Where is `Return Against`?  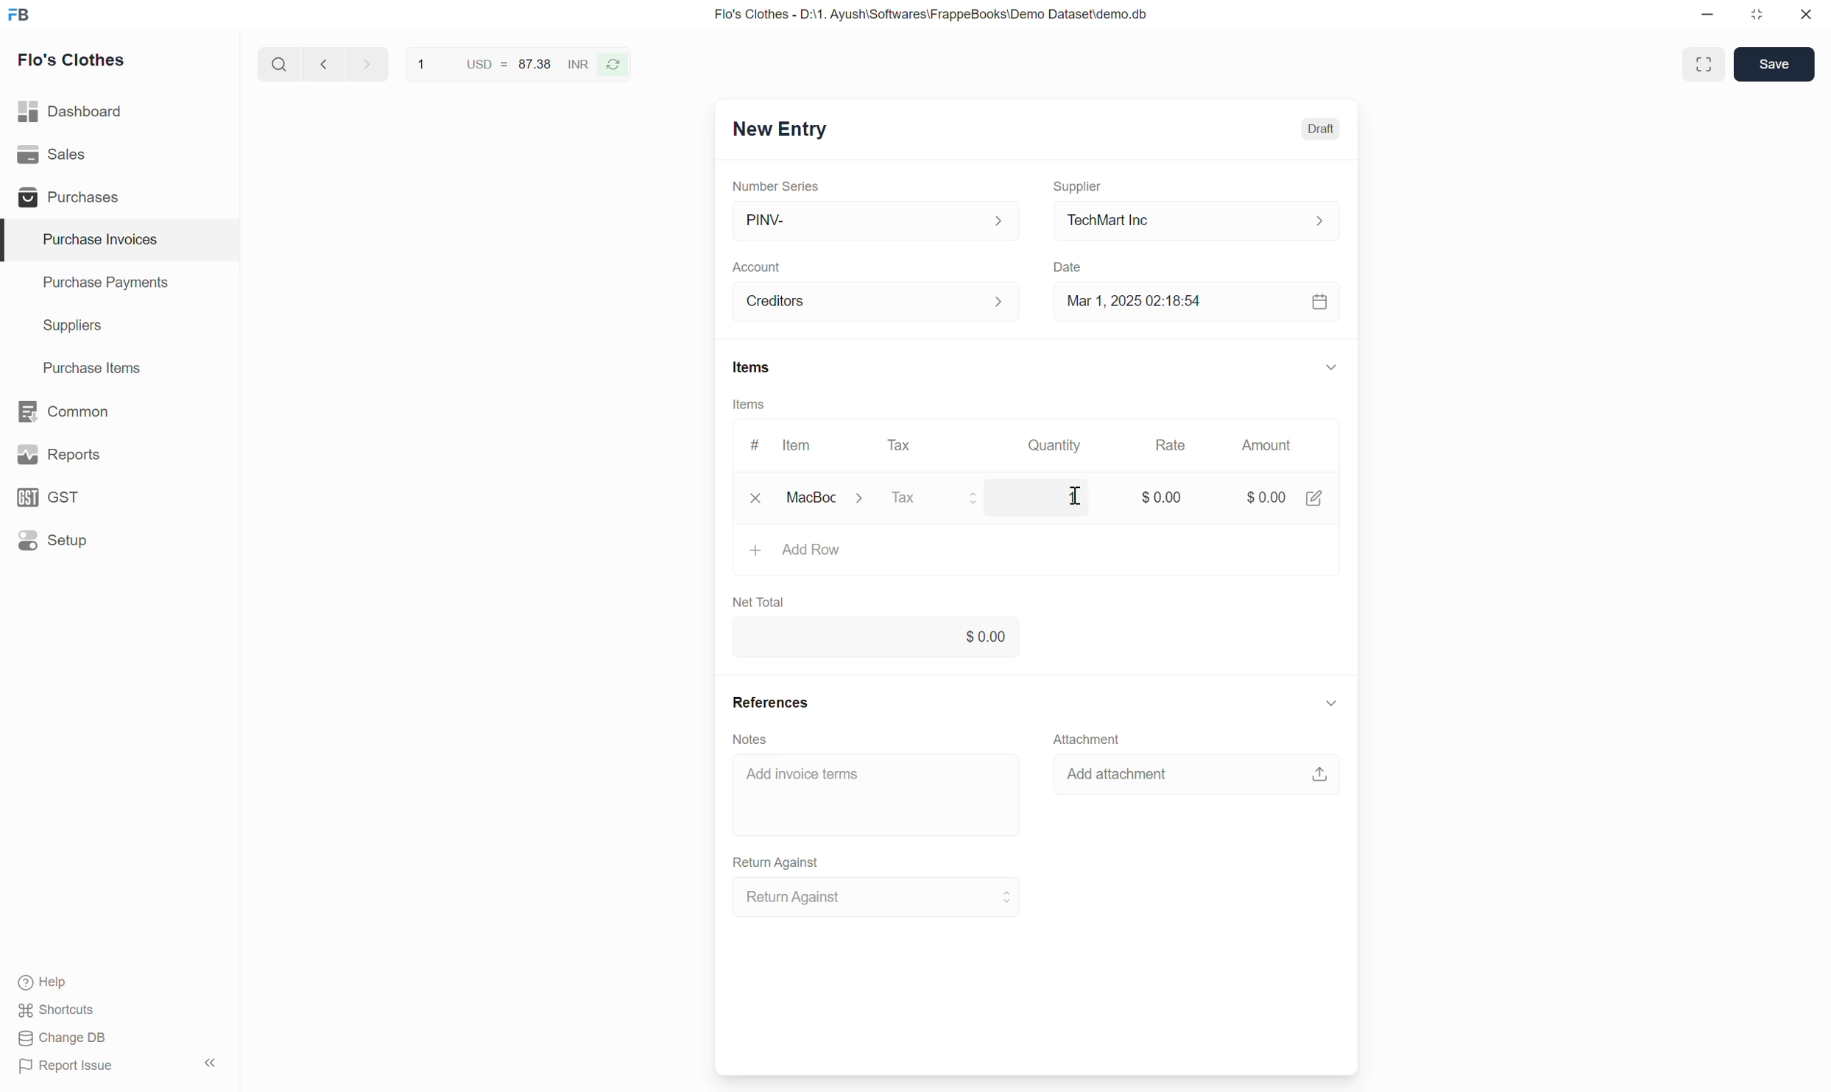
Return Against is located at coordinates (777, 863).